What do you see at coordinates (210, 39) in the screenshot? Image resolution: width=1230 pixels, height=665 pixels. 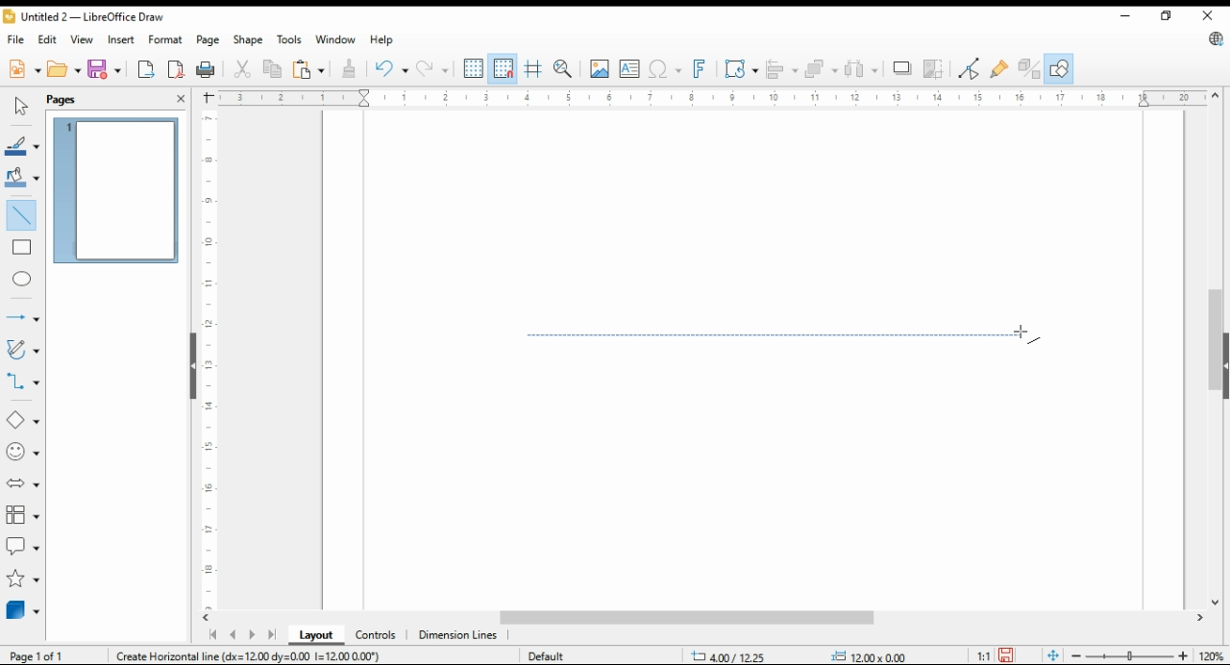 I see `page` at bounding box center [210, 39].